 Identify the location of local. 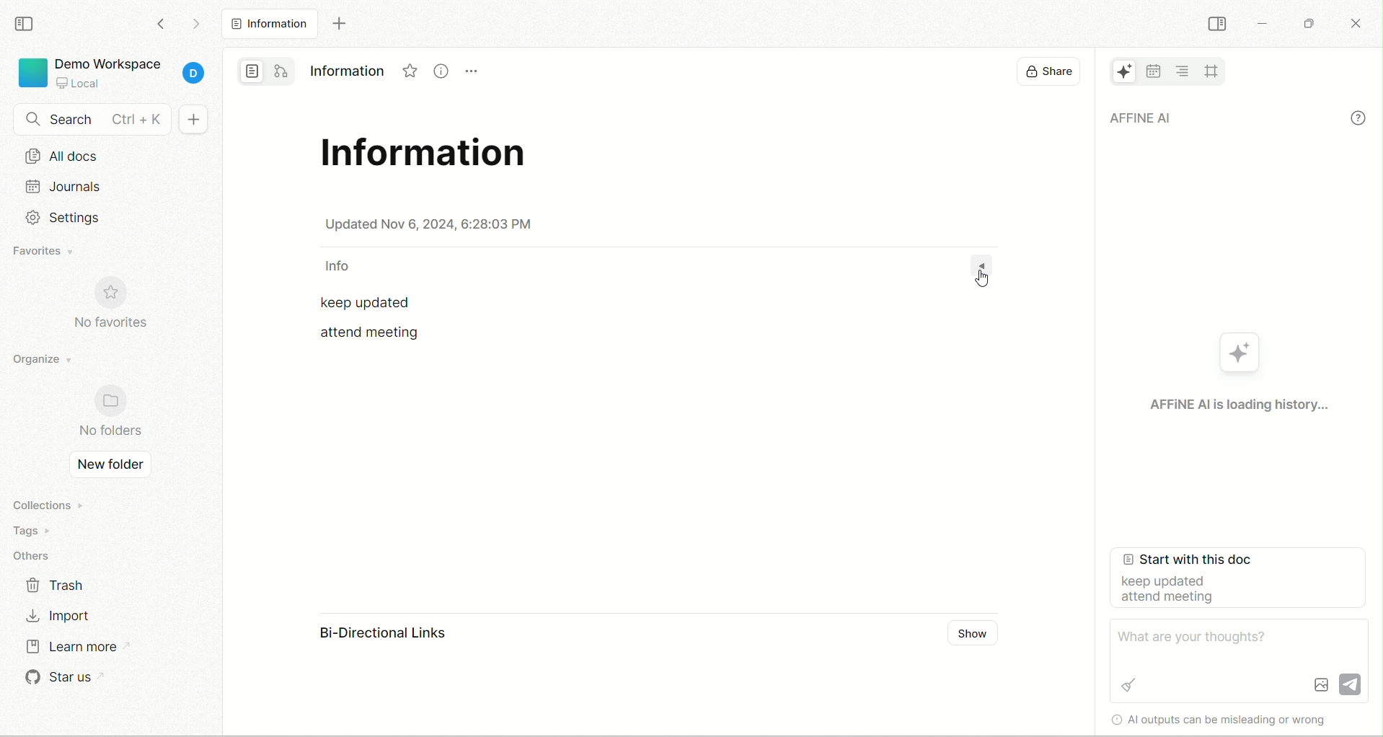
(77, 83).